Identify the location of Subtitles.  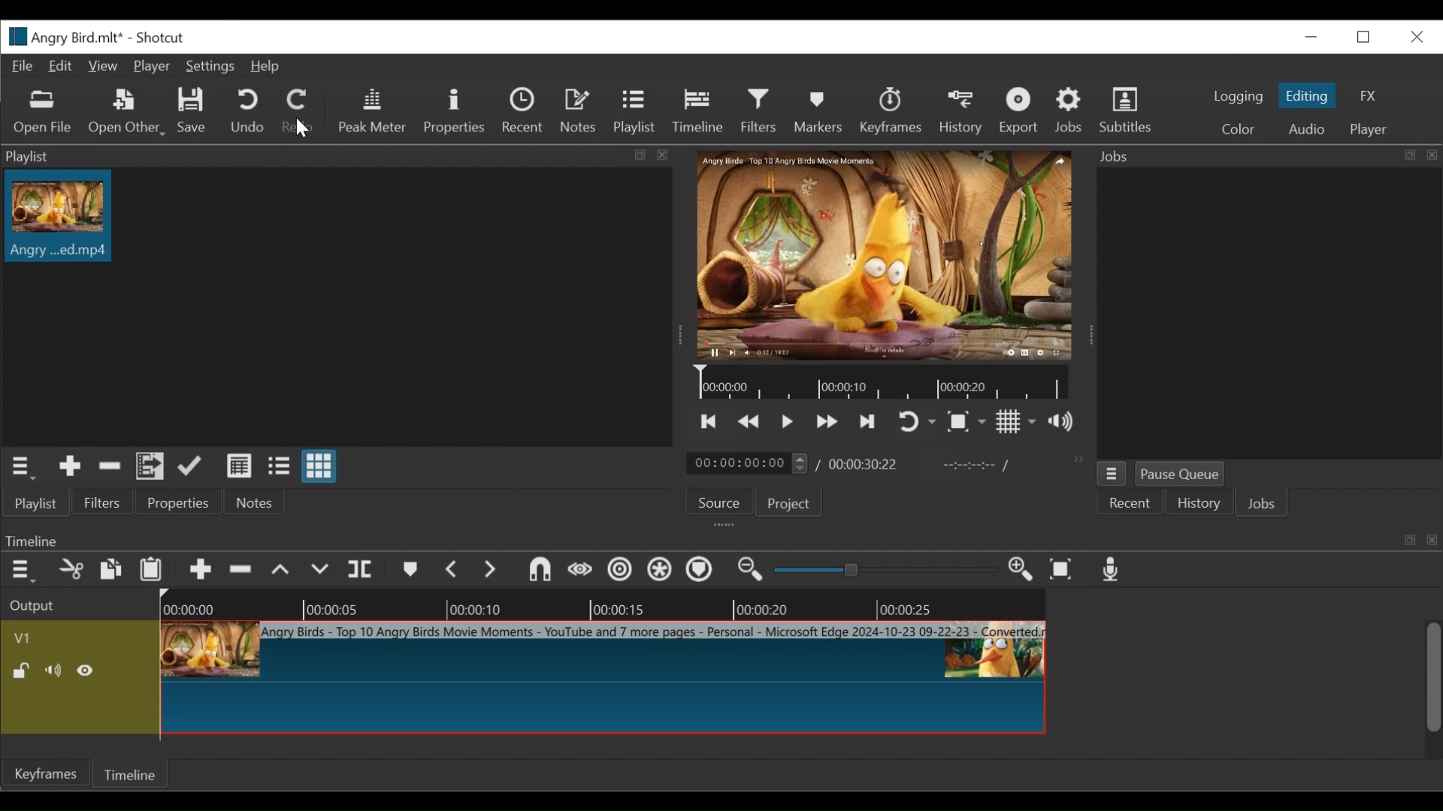
(1128, 108).